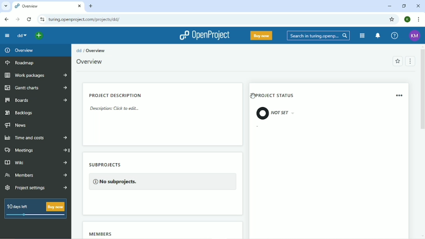  Describe the element at coordinates (36, 188) in the screenshot. I see `Project settings` at that location.